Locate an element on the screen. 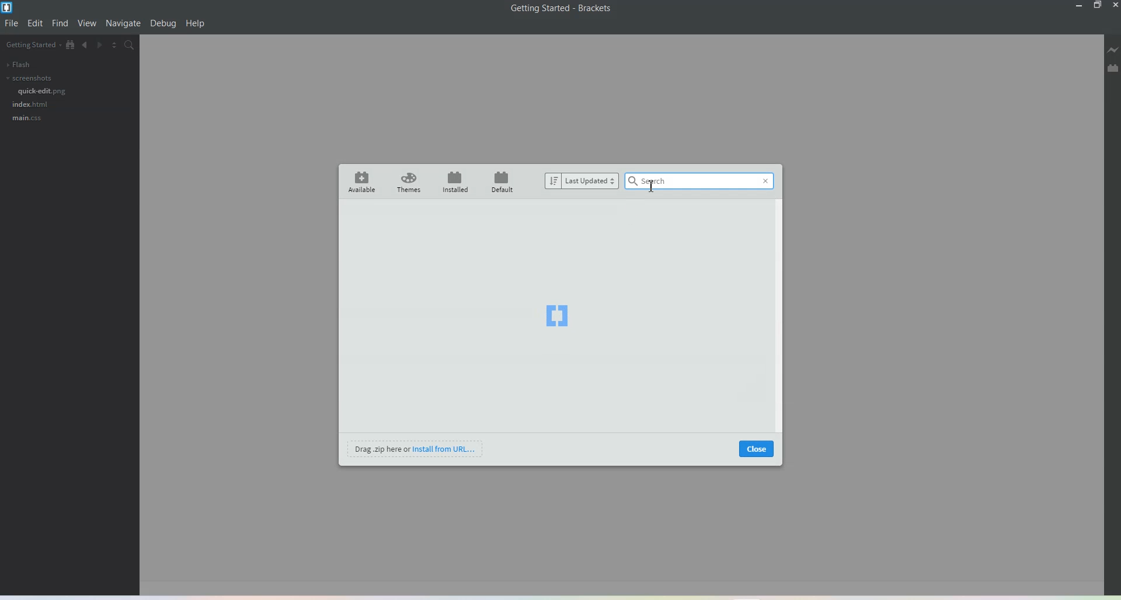  Install from URL is located at coordinates (416, 448).